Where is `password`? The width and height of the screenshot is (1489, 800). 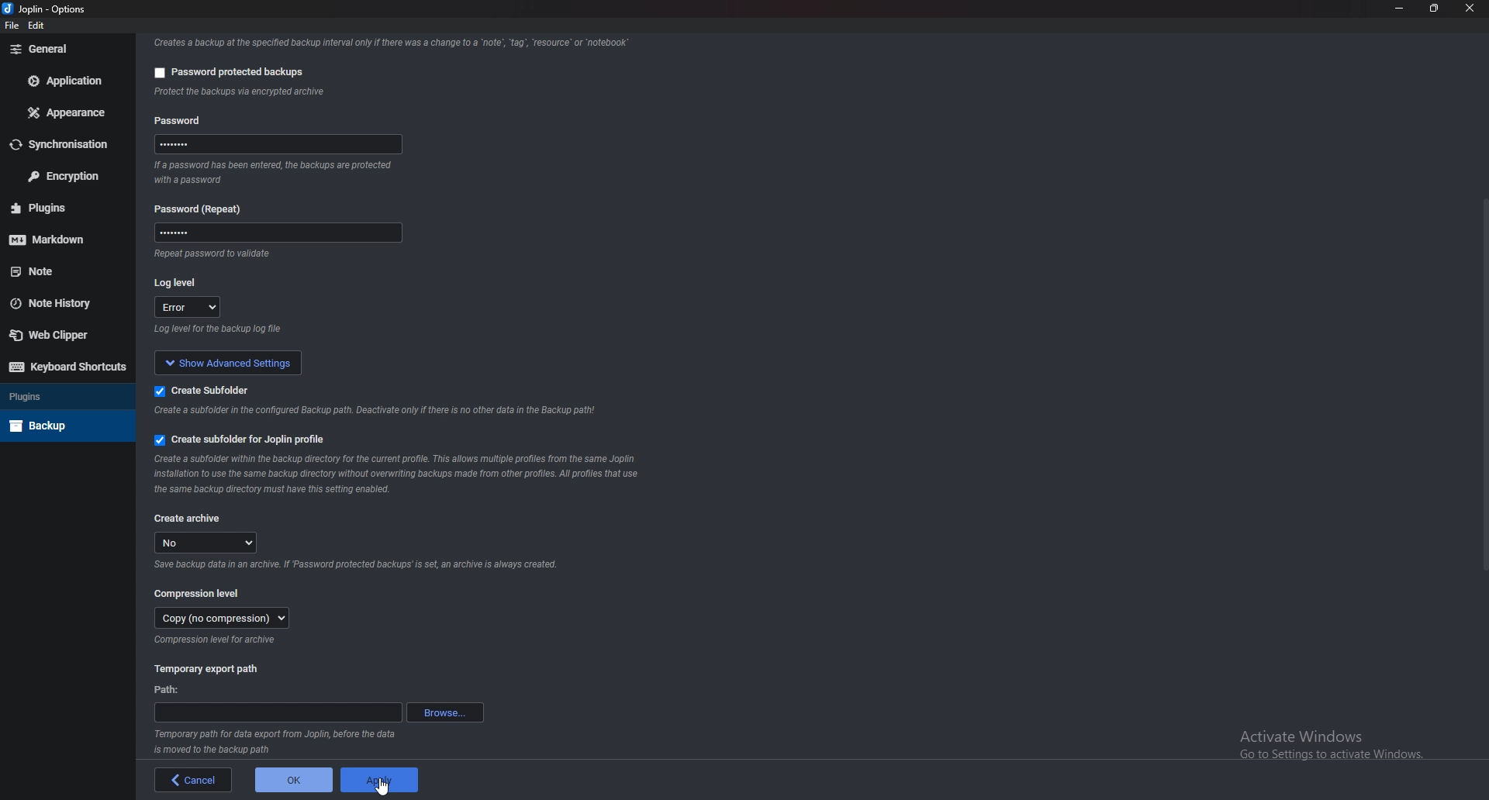 password is located at coordinates (273, 235).